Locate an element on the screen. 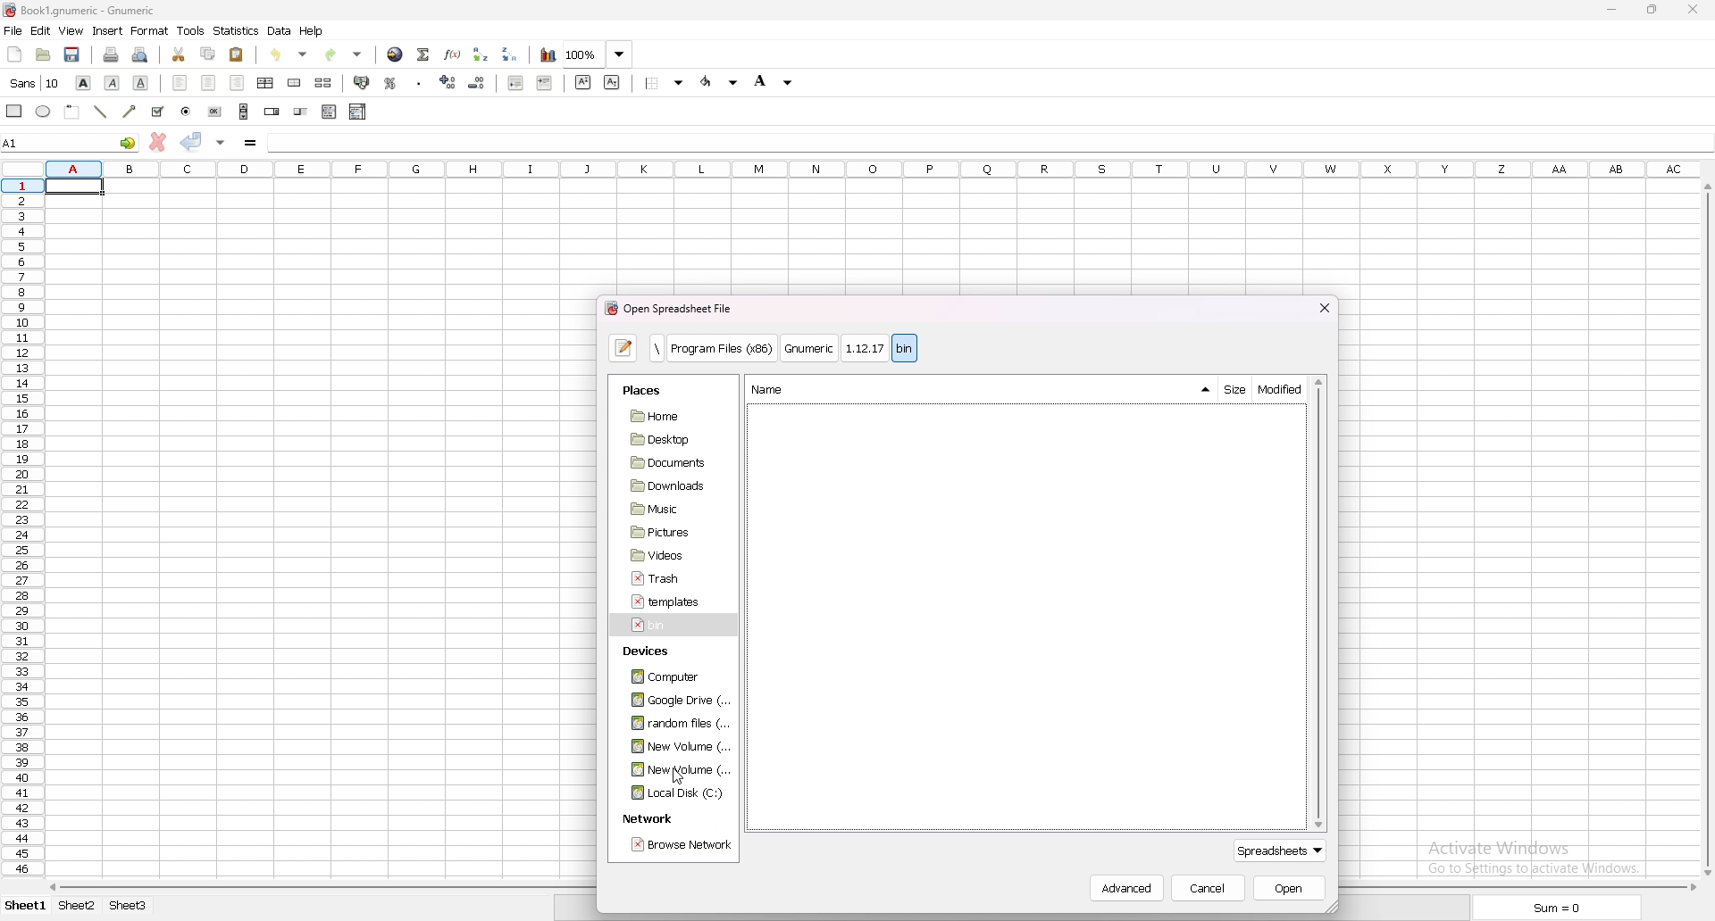 The height and width of the screenshot is (921, 1715). undo is located at coordinates (292, 55).